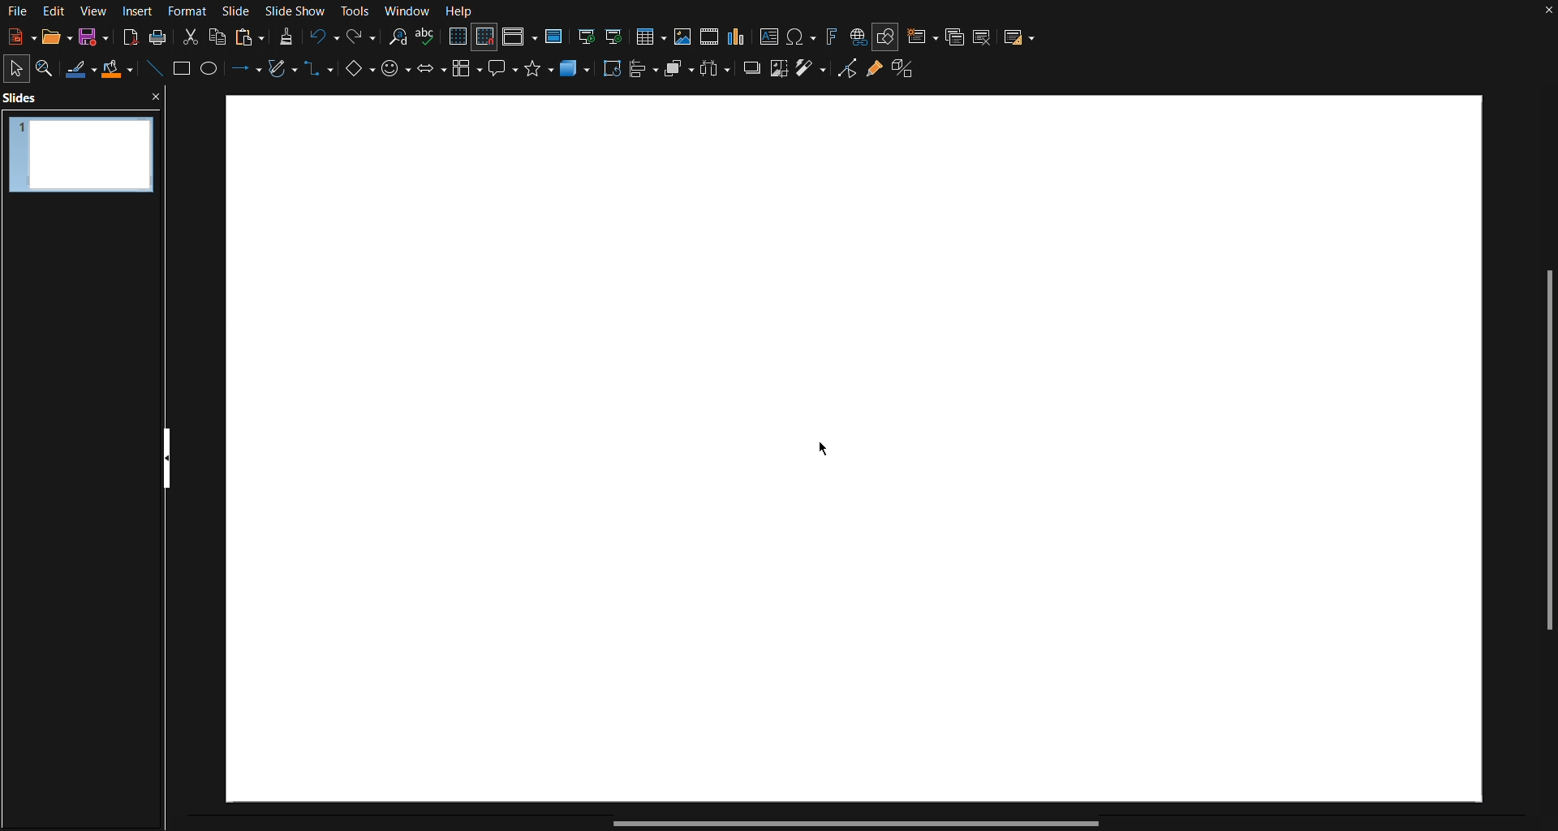 The image size is (1558, 831). I want to click on Snap to Grid, so click(485, 38).